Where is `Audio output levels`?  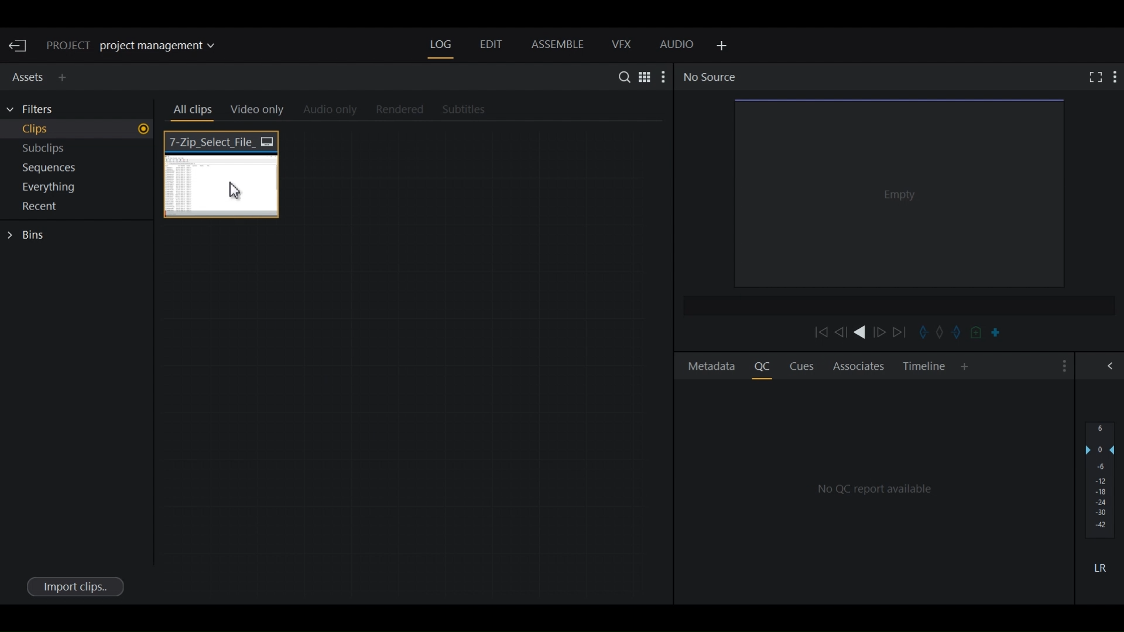
Audio output levels is located at coordinates (1100, 479).